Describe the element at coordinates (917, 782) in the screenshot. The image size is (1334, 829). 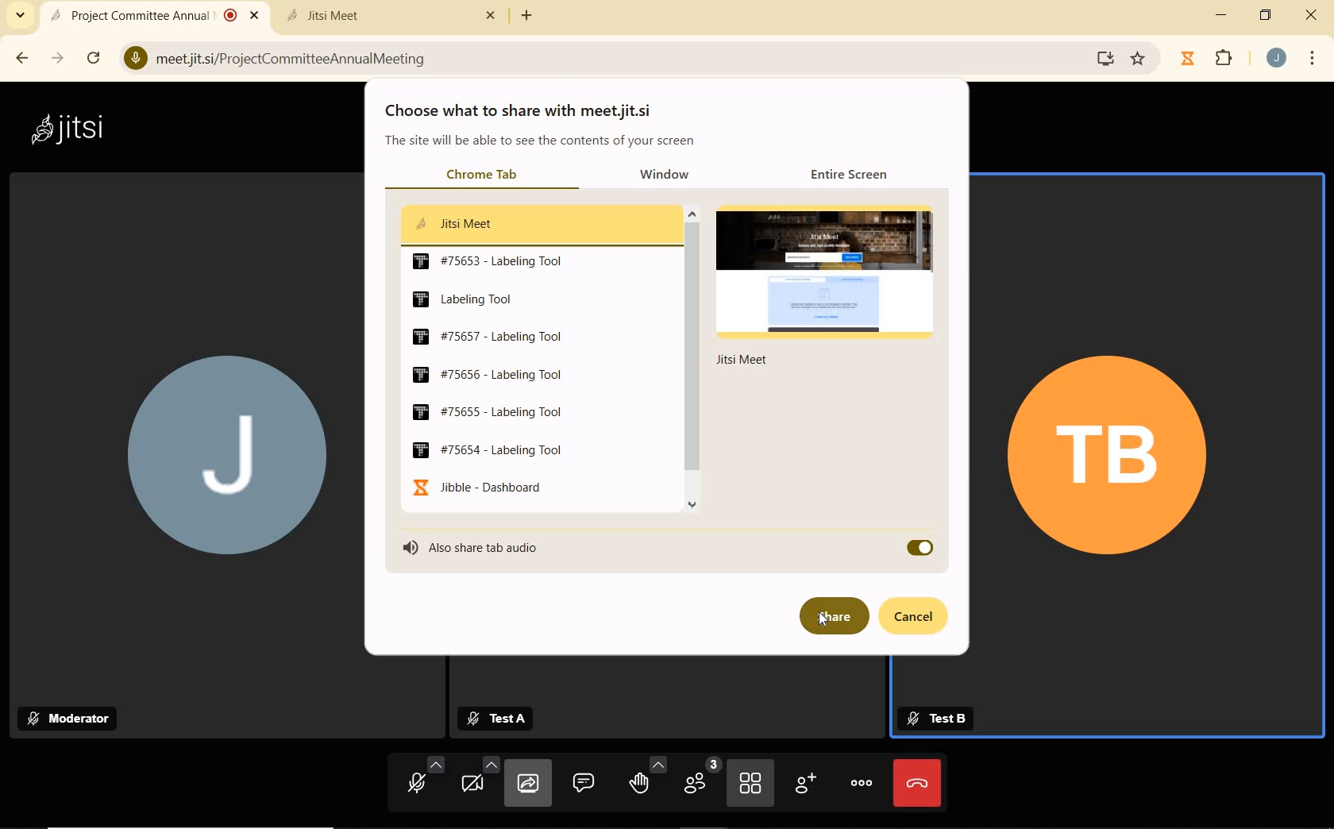
I see `LEAVE MEETING` at that location.